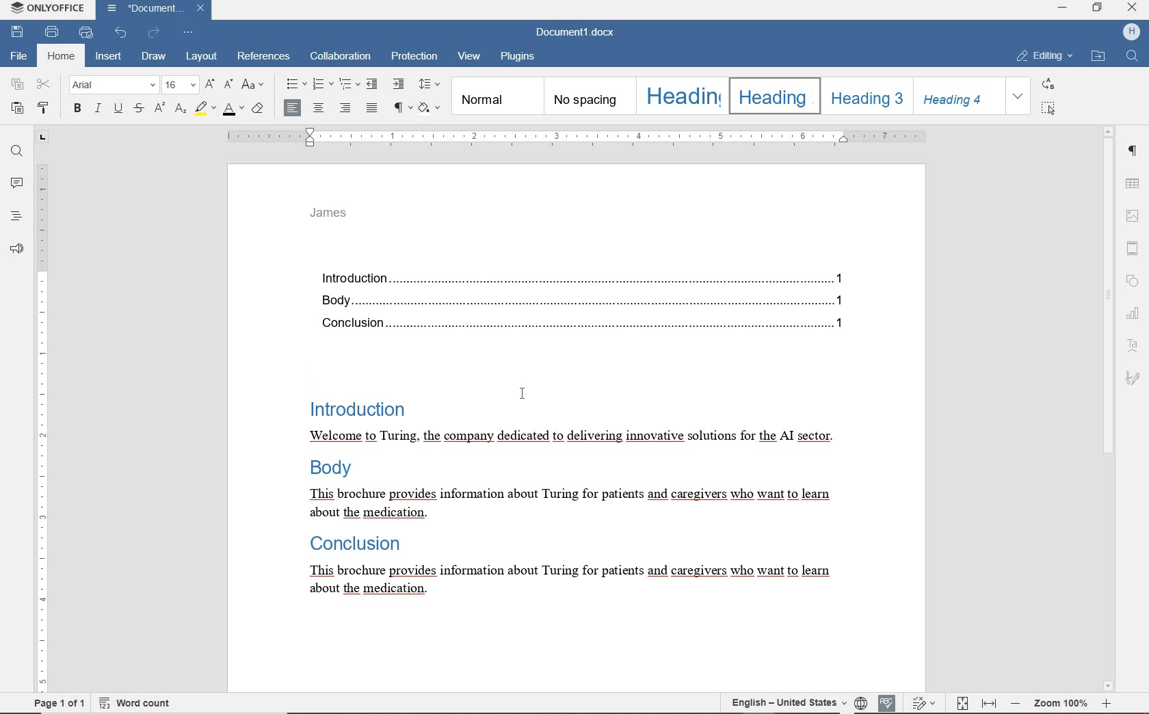 Image resolution: width=1149 pixels, height=714 pixels. Describe the element at coordinates (958, 96) in the screenshot. I see `Heading 4` at that location.